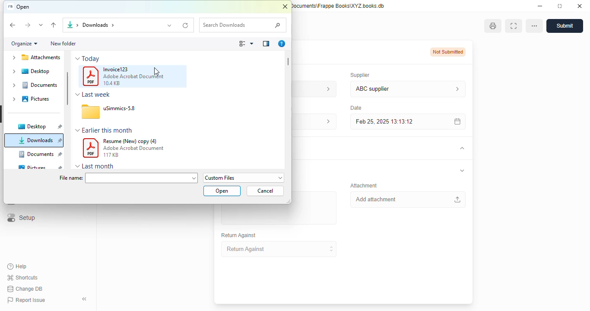 The height and width of the screenshot is (311, 590). Describe the element at coordinates (70, 178) in the screenshot. I see `file name: ` at that location.